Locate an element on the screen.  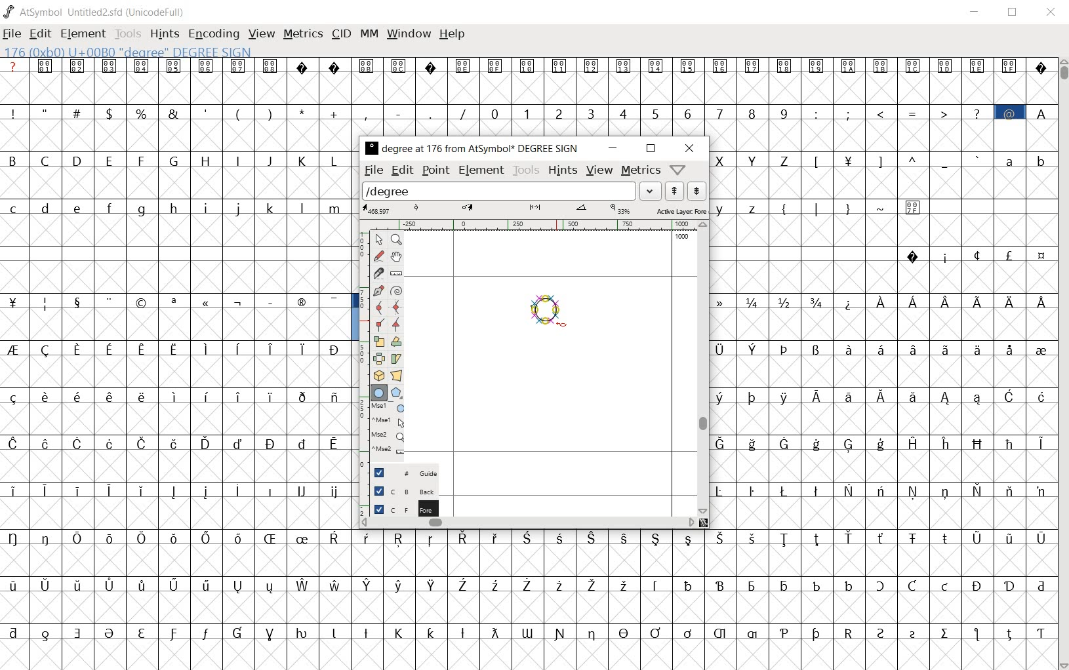
scale the selection is located at coordinates (377, 342).